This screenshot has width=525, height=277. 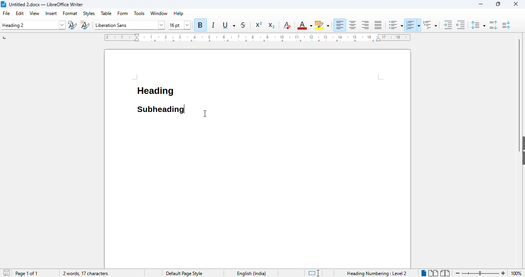 I want to click on insert, so click(x=51, y=13).